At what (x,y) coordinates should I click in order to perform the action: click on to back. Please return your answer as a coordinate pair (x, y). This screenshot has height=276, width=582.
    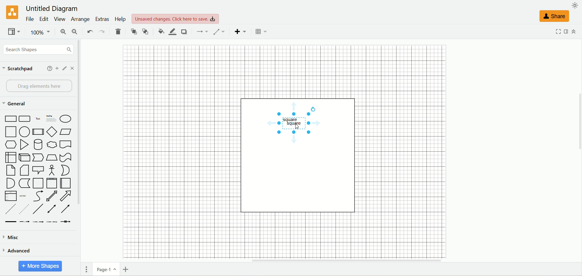
    Looking at the image, I should click on (146, 32).